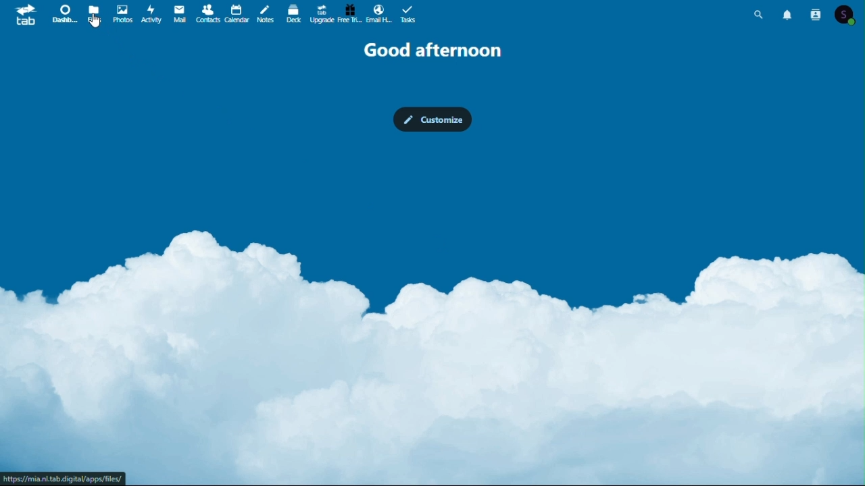  What do you see at coordinates (207, 14) in the screenshot?
I see `Contacts` at bounding box center [207, 14].